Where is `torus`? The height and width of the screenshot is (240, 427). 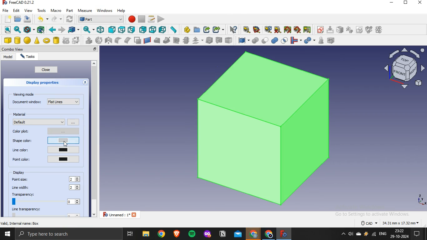
torus is located at coordinates (47, 41).